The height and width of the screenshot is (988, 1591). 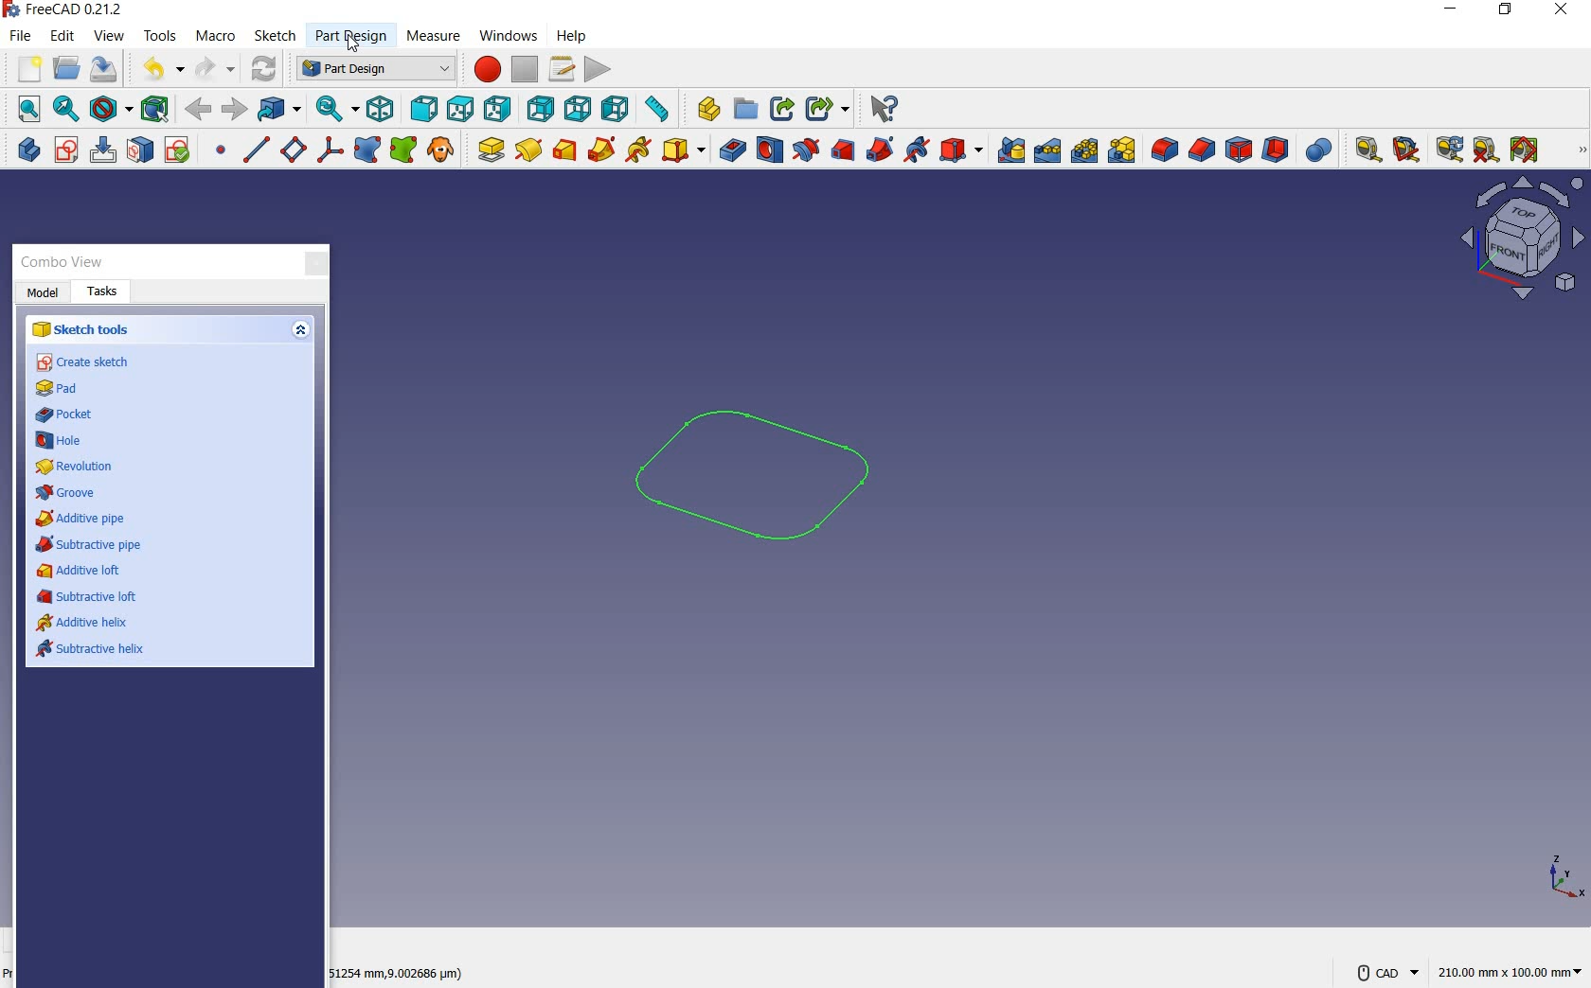 I want to click on create an additive primitive, so click(x=681, y=150).